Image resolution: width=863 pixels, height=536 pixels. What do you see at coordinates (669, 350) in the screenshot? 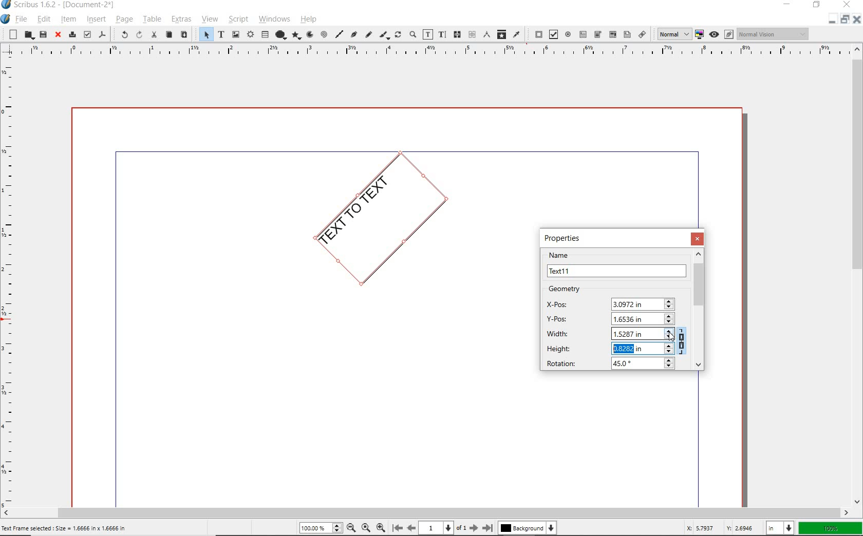
I see `HEIGHT CHANGED` at bounding box center [669, 350].